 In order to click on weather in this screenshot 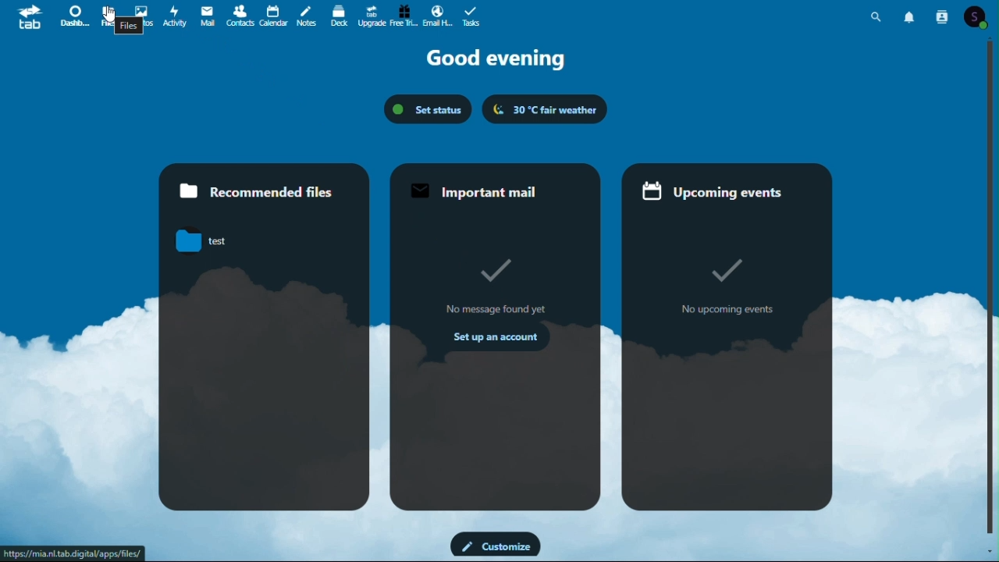, I will do `click(544, 109)`.